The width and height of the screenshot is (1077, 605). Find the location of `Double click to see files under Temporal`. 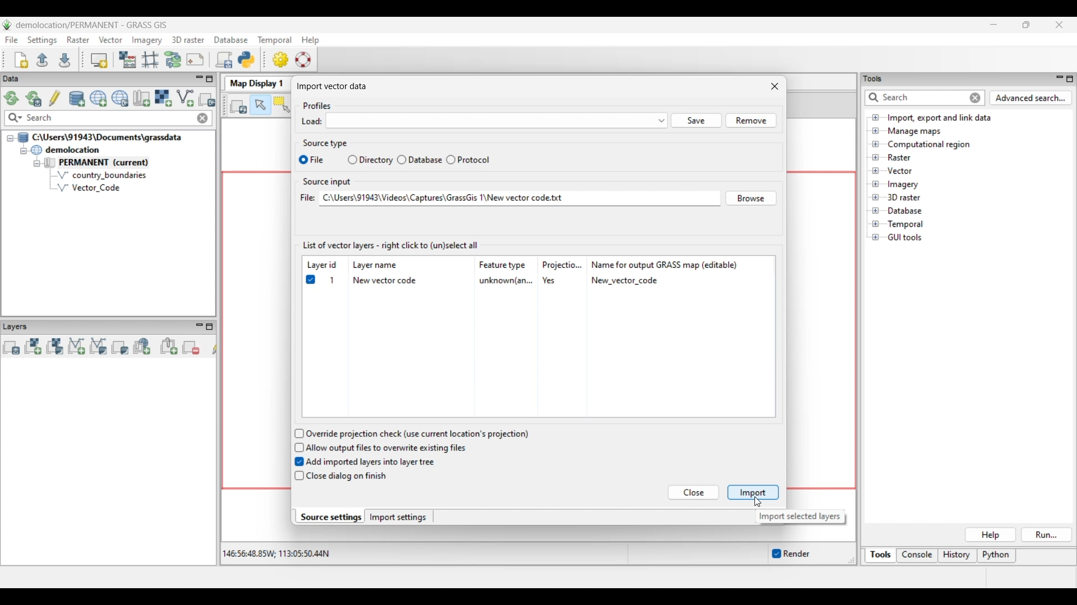

Double click to see files under Temporal is located at coordinates (905, 225).